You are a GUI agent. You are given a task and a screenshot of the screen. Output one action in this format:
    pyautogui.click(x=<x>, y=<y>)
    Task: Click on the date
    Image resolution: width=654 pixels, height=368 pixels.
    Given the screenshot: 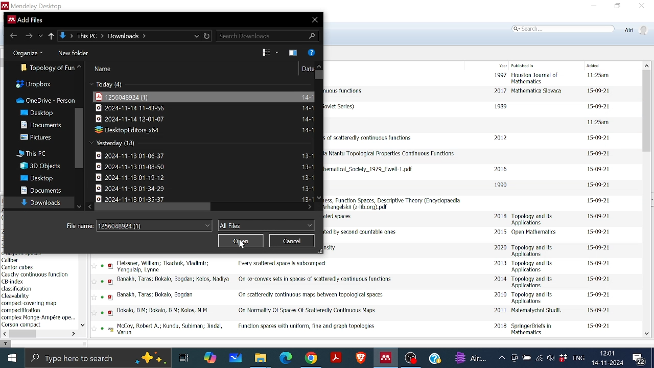 What is the action you would take?
    pyautogui.click(x=598, y=123)
    